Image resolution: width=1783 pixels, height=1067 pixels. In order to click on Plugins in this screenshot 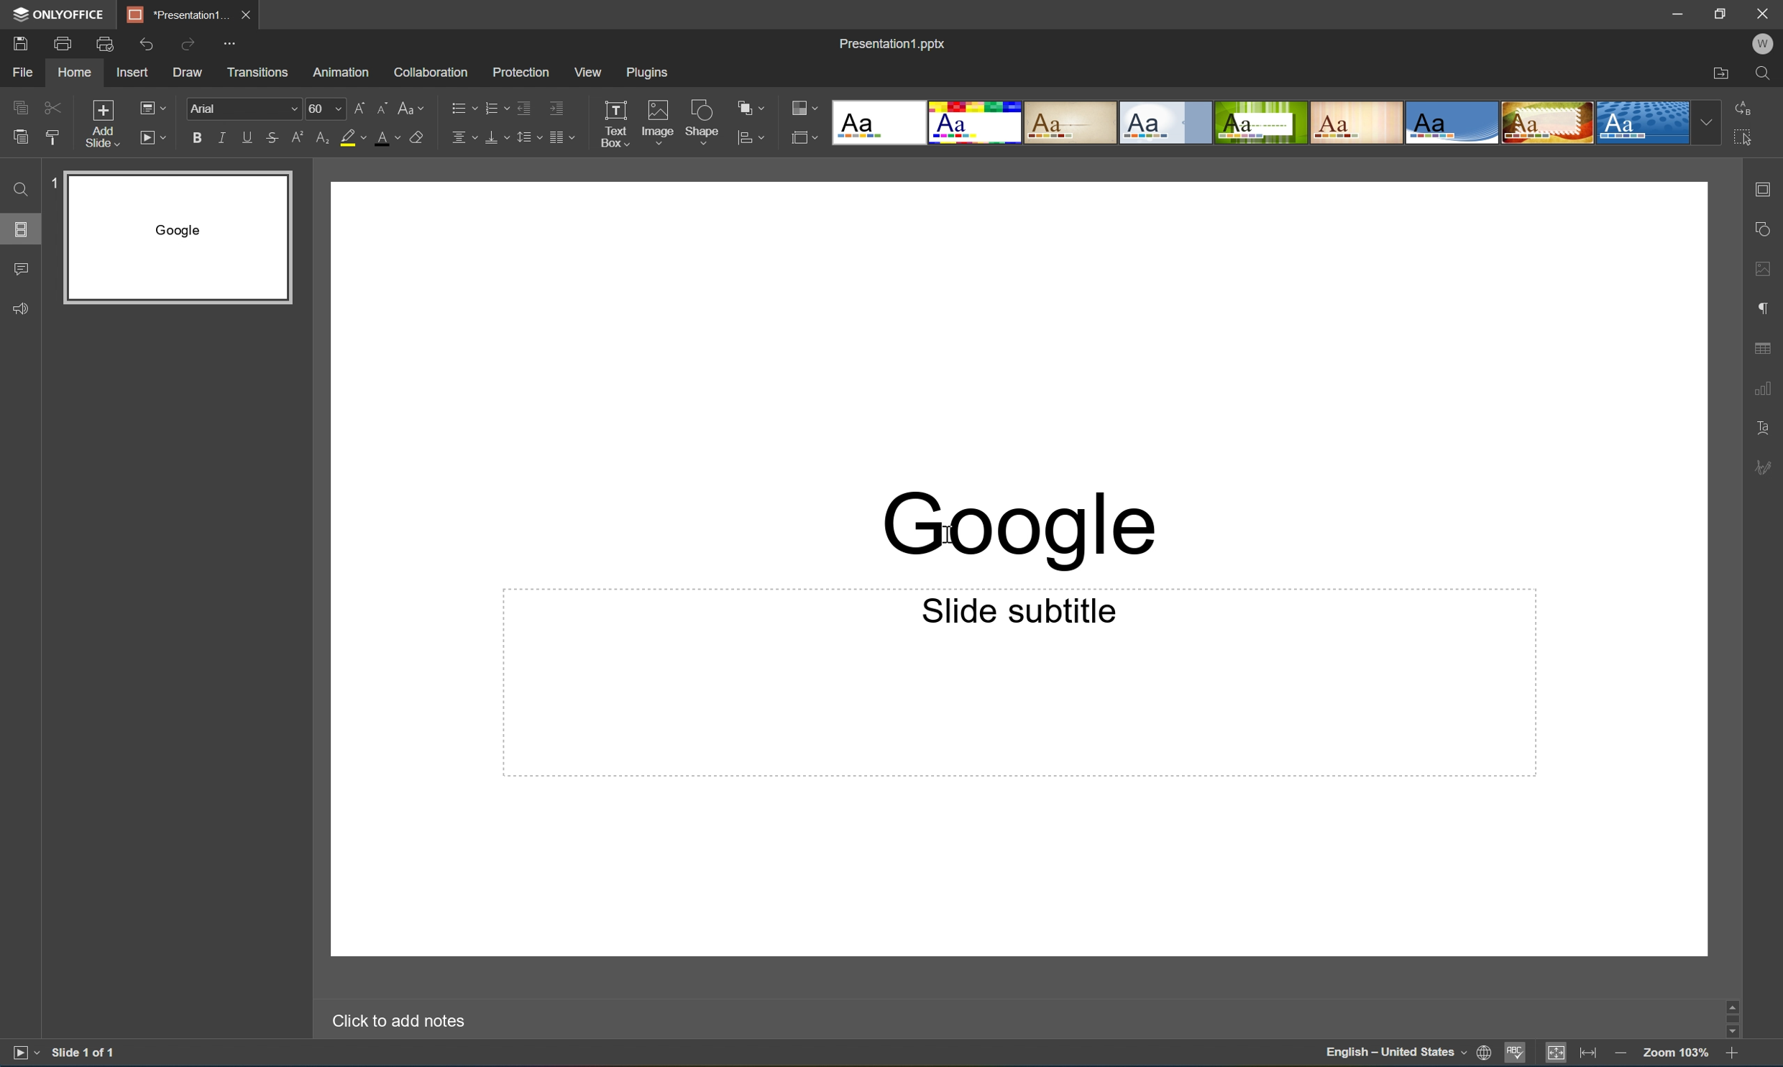, I will do `click(651, 73)`.